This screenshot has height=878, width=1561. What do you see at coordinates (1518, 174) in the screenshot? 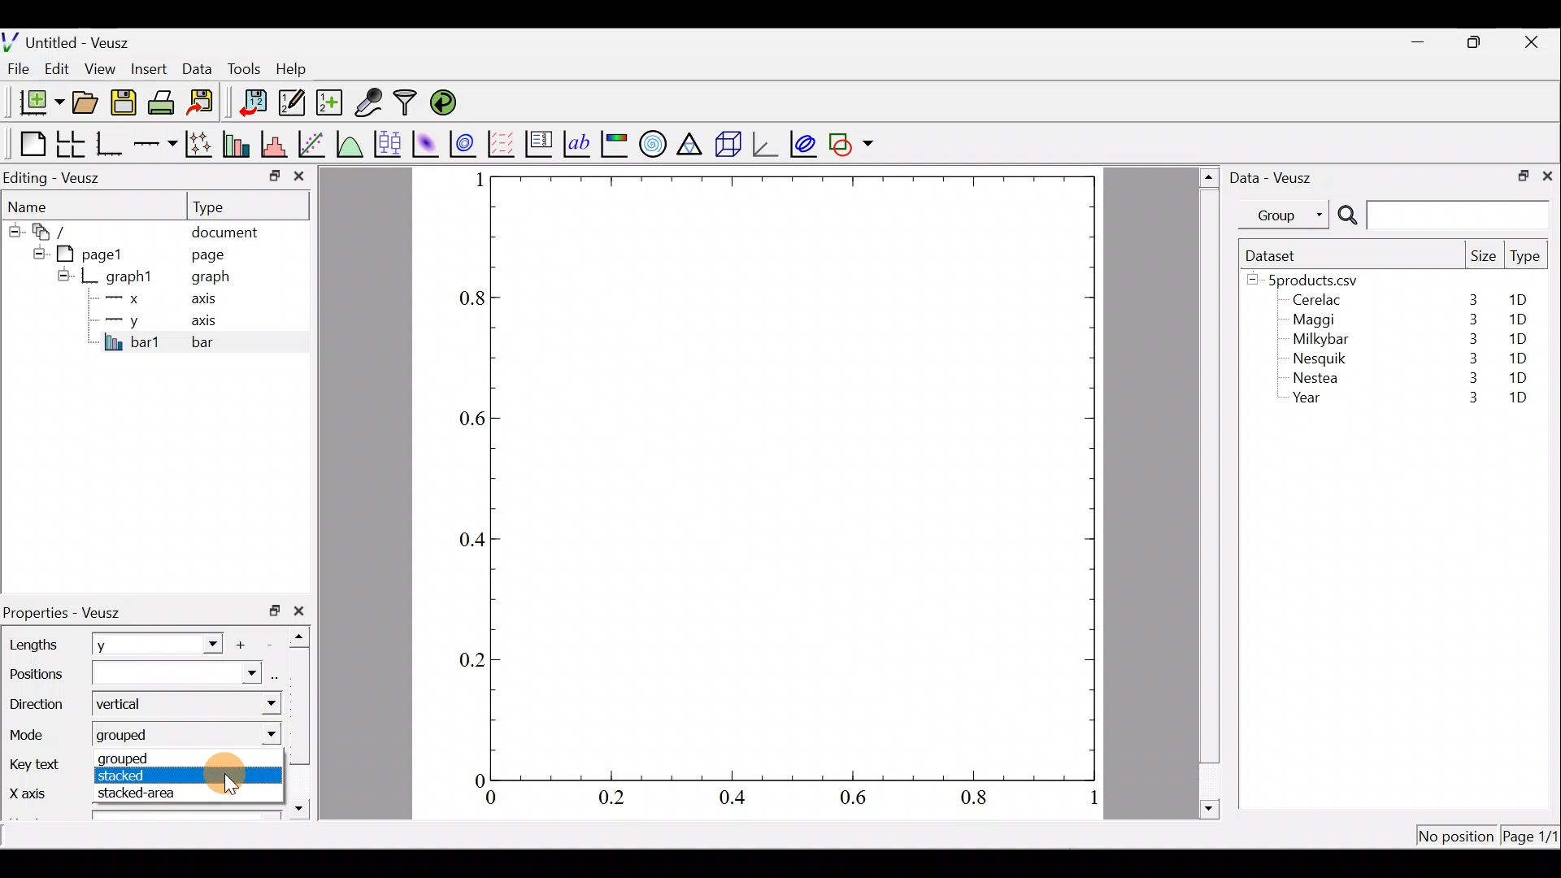
I see `restore down` at bounding box center [1518, 174].